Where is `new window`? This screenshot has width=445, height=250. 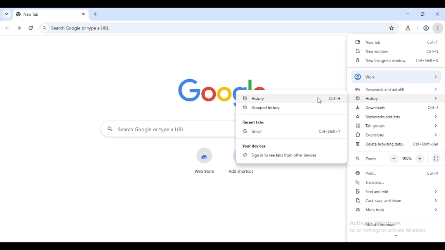 new window is located at coordinates (371, 51).